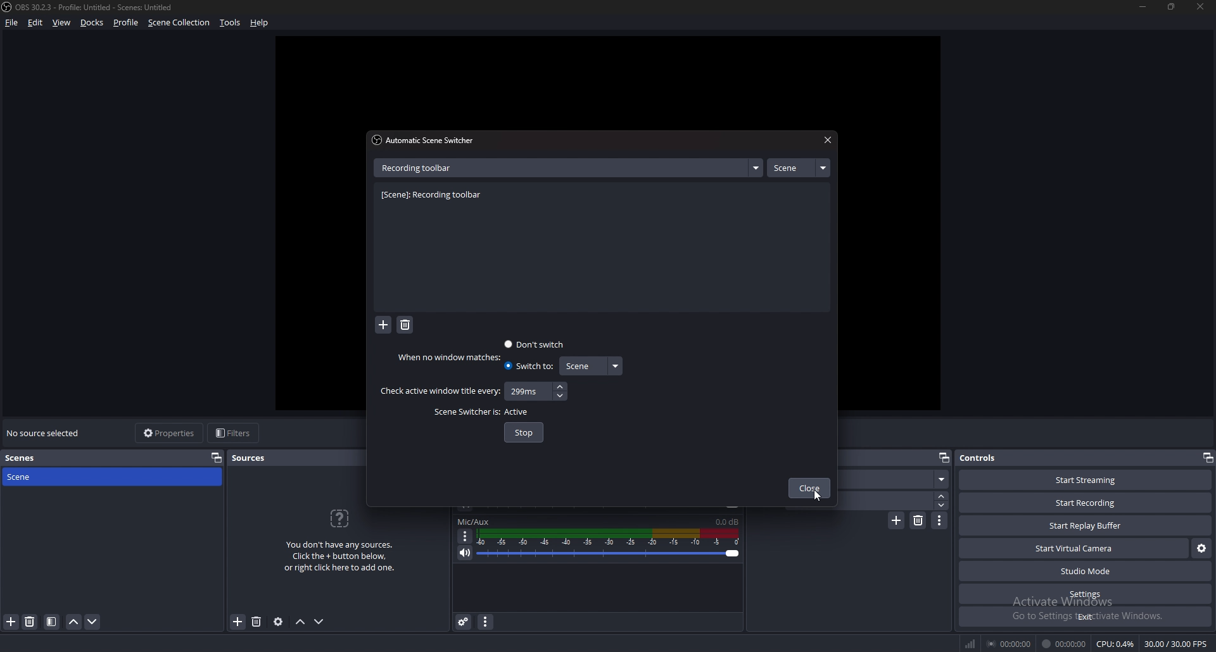  What do you see at coordinates (340, 539) in the screenshot?
I see `info` at bounding box center [340, 539].